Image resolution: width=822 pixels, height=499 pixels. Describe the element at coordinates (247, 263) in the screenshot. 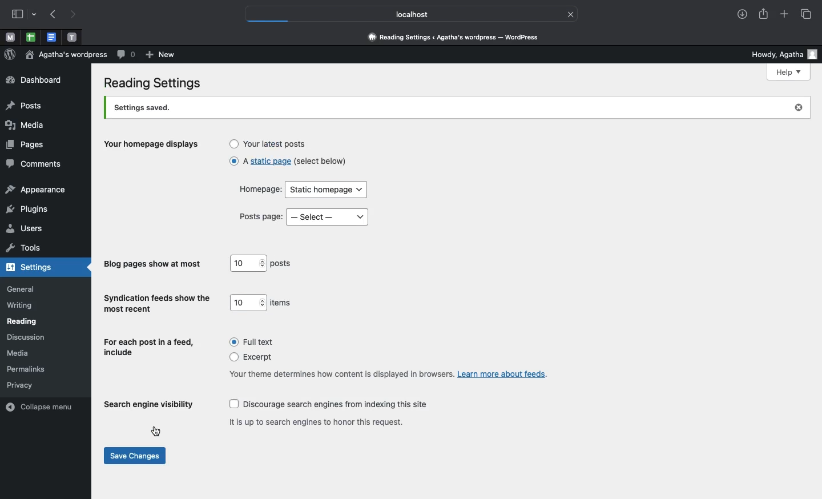

I see `10` at that location.